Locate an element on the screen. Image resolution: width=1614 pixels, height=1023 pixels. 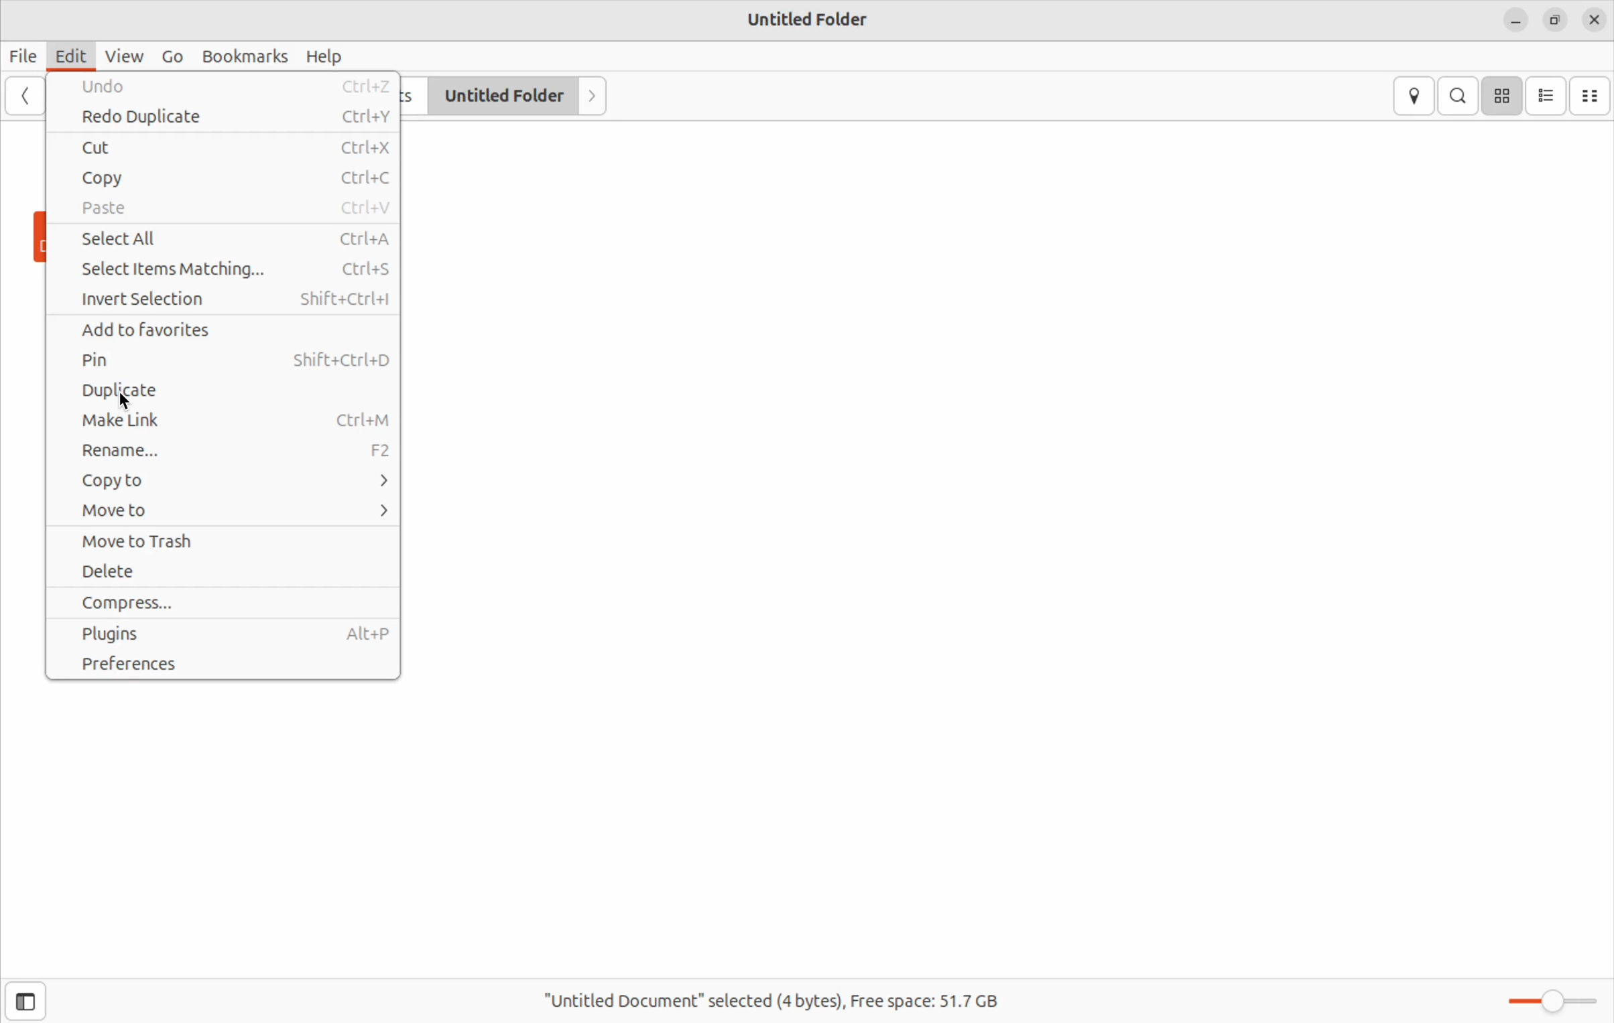
Copy is located at coordinates (223, 177).